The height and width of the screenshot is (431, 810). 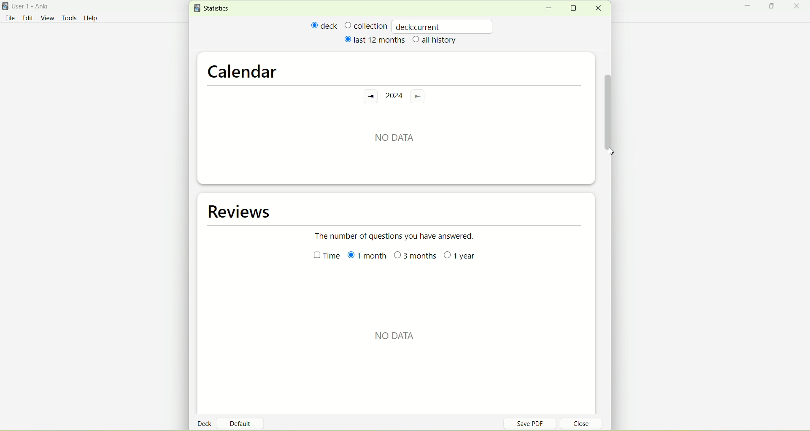 I want to click on last 12 months, so click(x=374, y=39).